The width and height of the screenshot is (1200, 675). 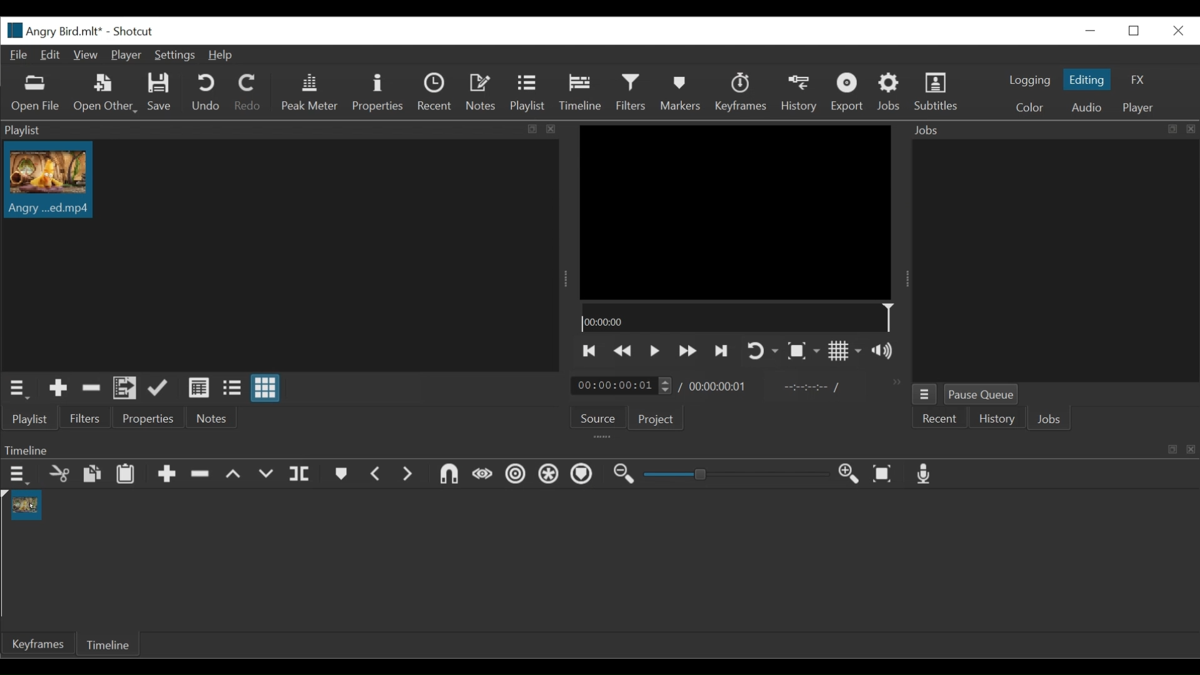 I want to click on Ripple all tracks, so click(x=549, y=475).